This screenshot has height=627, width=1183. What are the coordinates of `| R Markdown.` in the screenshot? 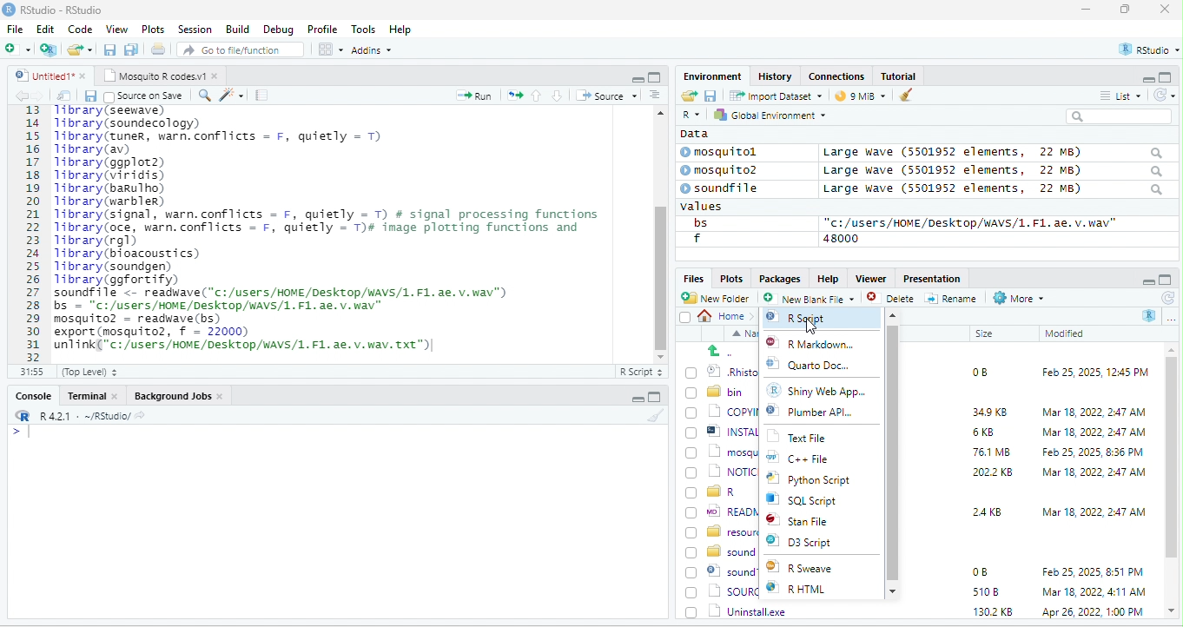 It's located at (816, 344).